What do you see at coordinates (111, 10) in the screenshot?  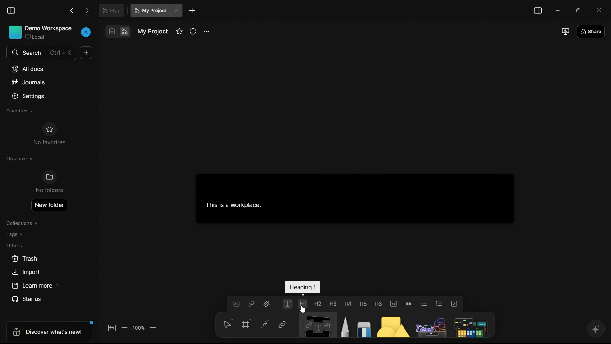 I see `document tab` at bounding box center [111, 10].